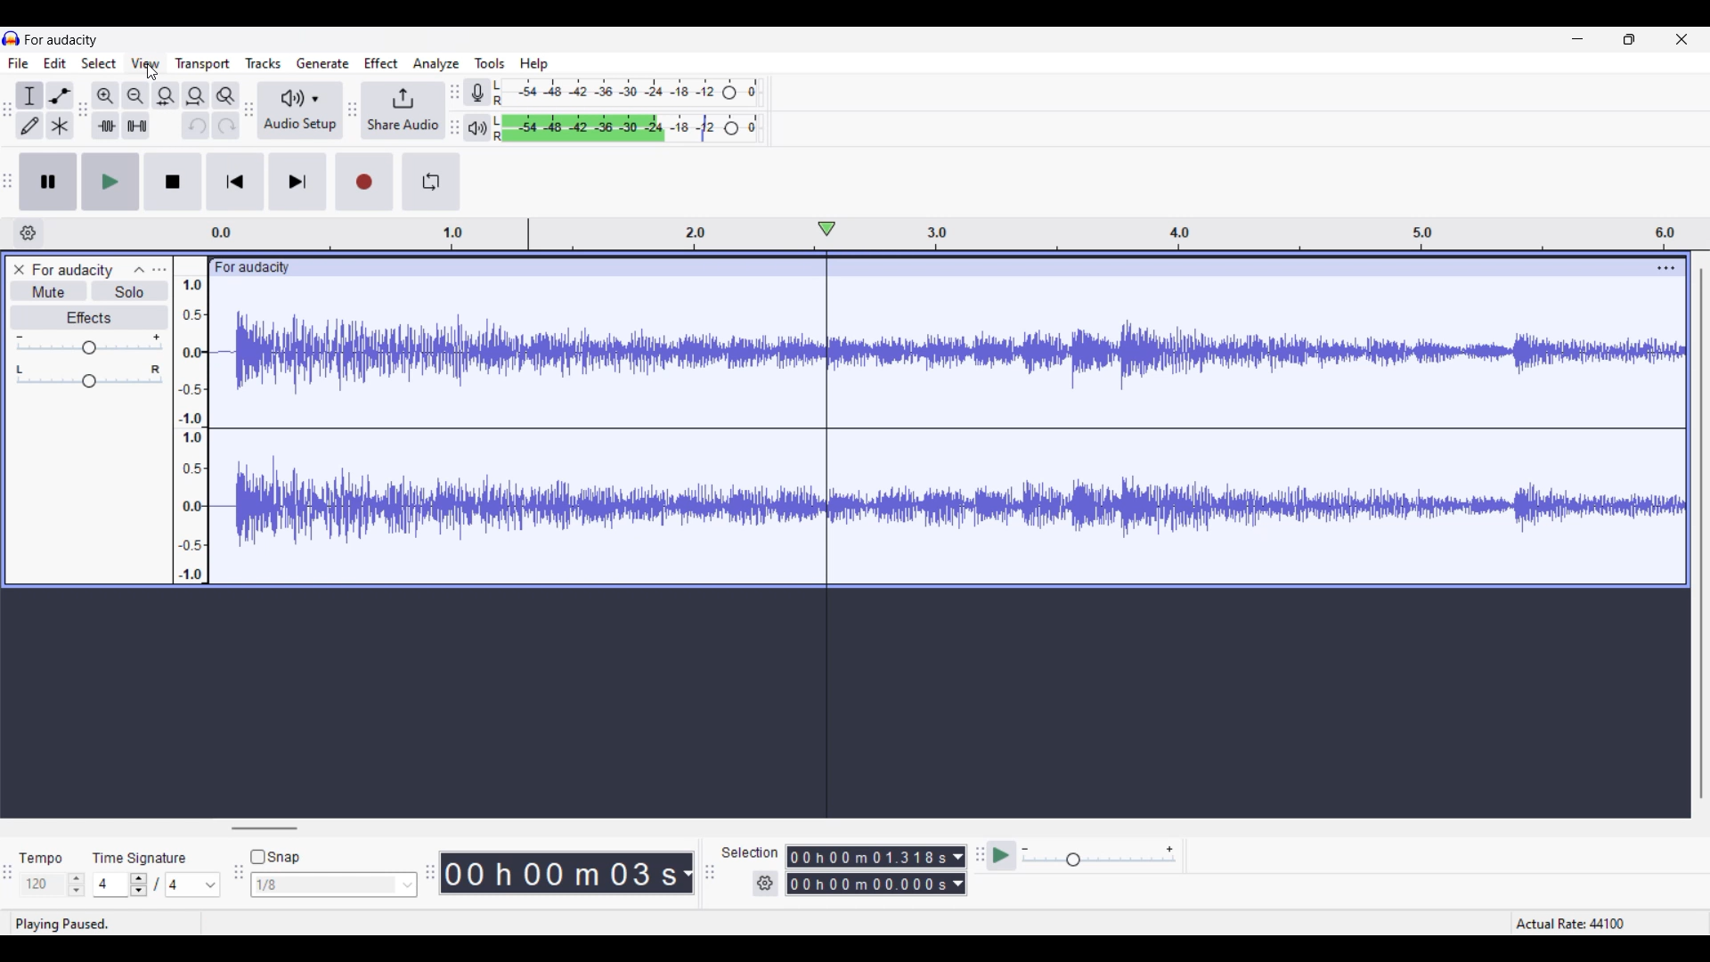 The image size is (1710, 962). Describe the element at coordinates (431, 182) in the screenshot. I see `Enable looping` at that location.